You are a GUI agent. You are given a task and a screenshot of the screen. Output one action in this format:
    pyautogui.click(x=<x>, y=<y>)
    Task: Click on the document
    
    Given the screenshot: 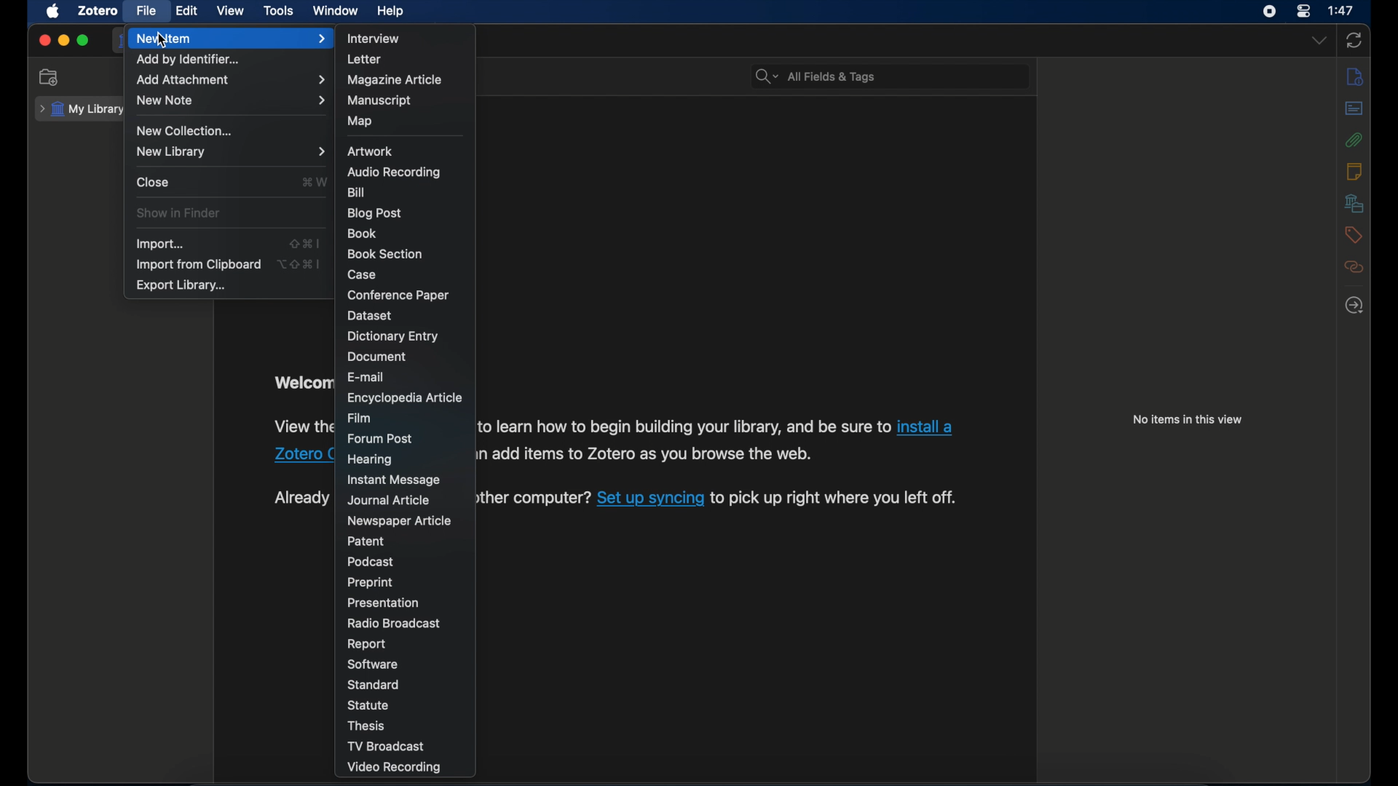 What is the action you would take?
    pyautogui.click(x=379, y=357)
    